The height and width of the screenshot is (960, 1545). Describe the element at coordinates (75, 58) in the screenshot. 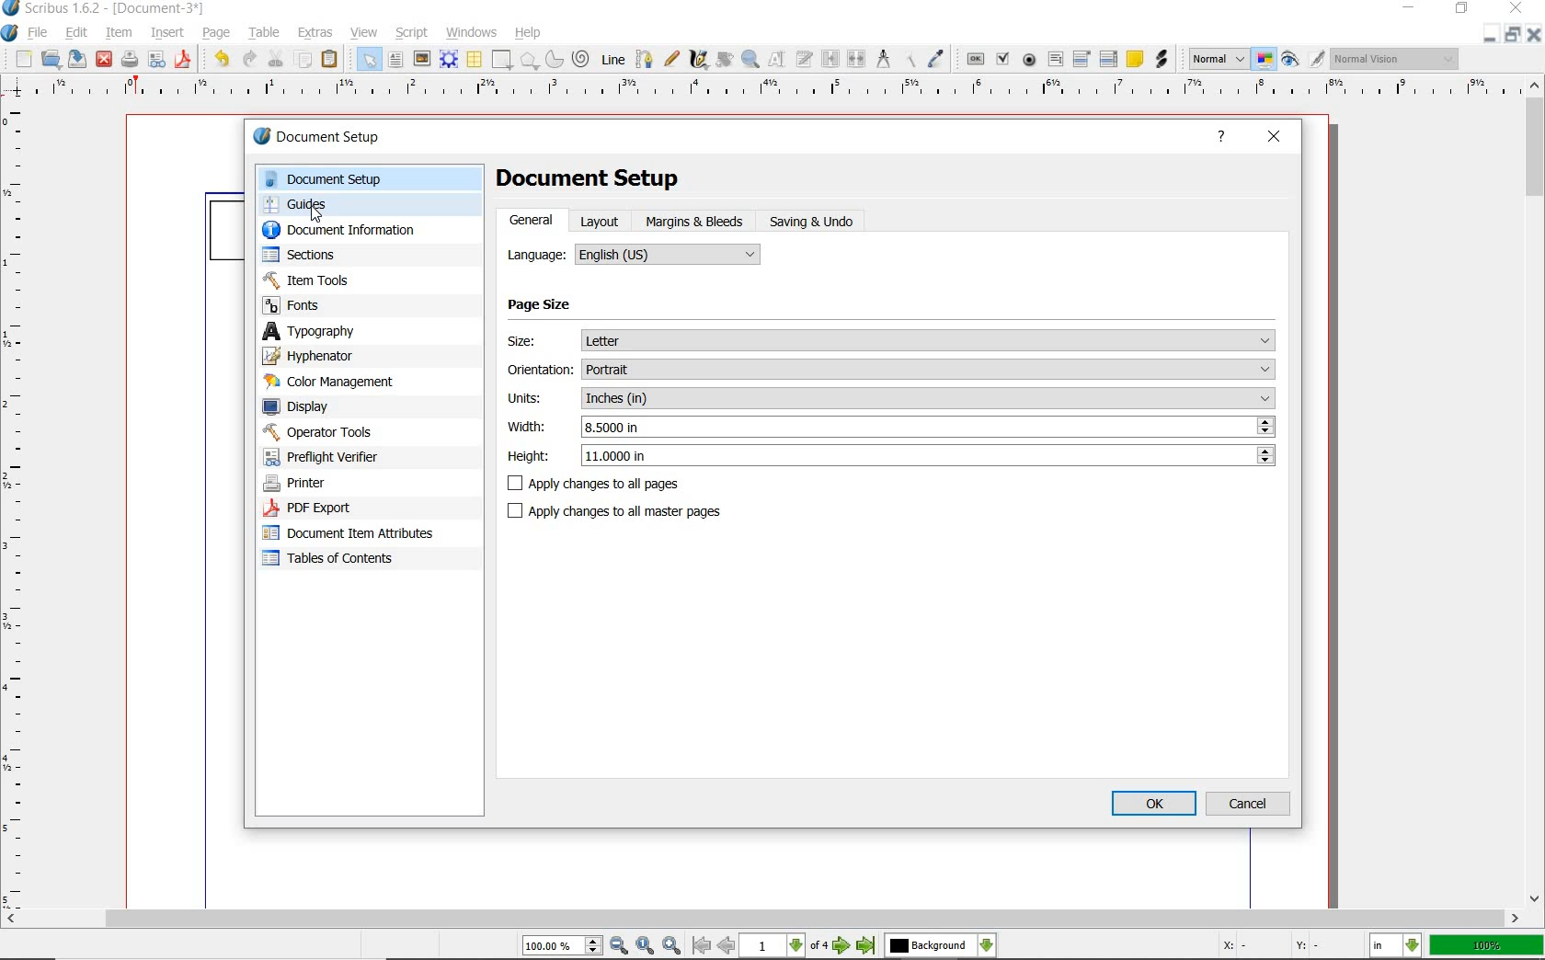

I see `save` at that location.